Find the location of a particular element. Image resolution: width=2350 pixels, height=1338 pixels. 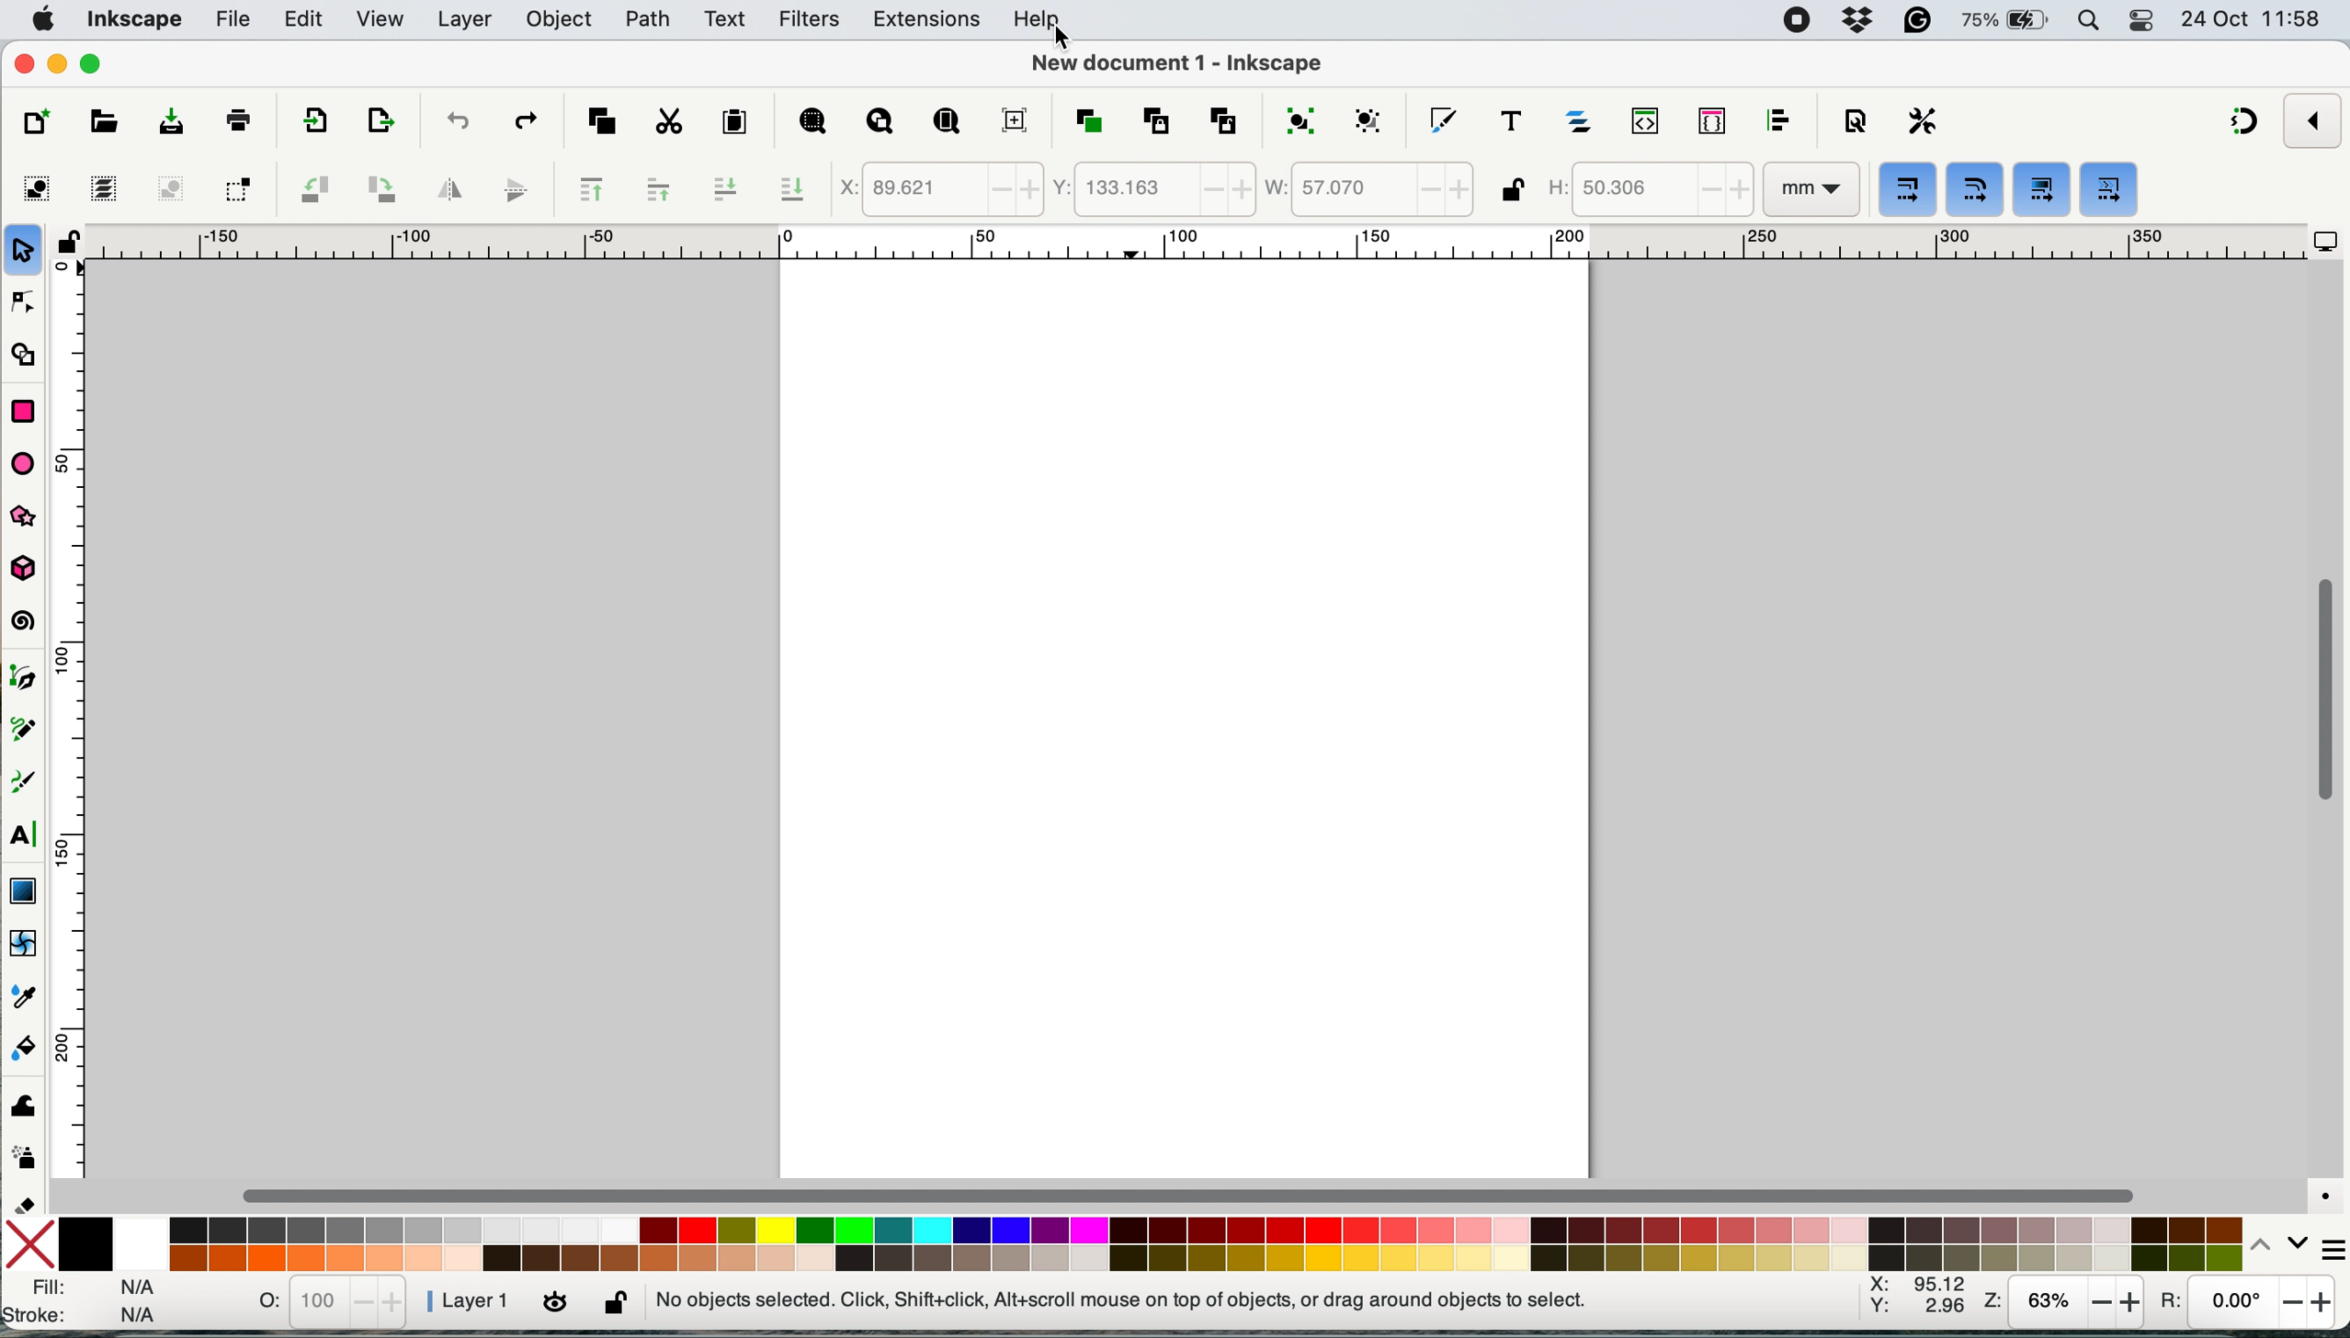

maximise is located at coordinates (95, 66).